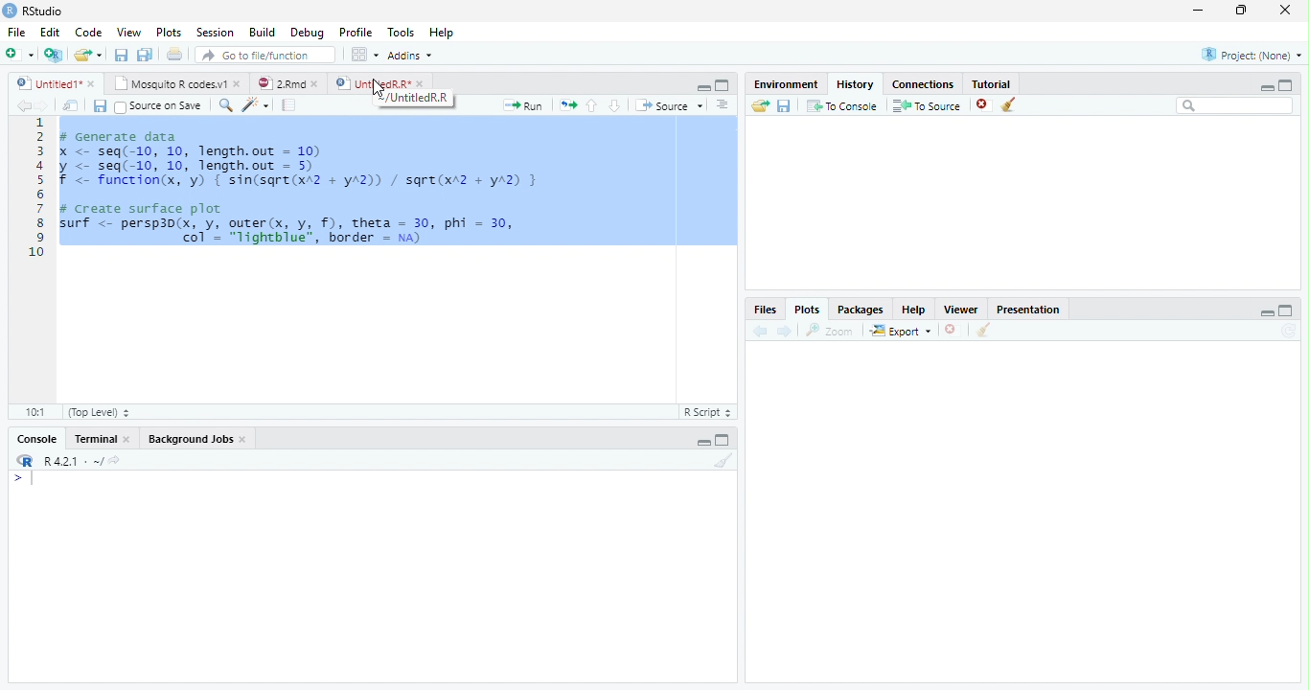  I want to click on Previous plot, so click(760, 331).